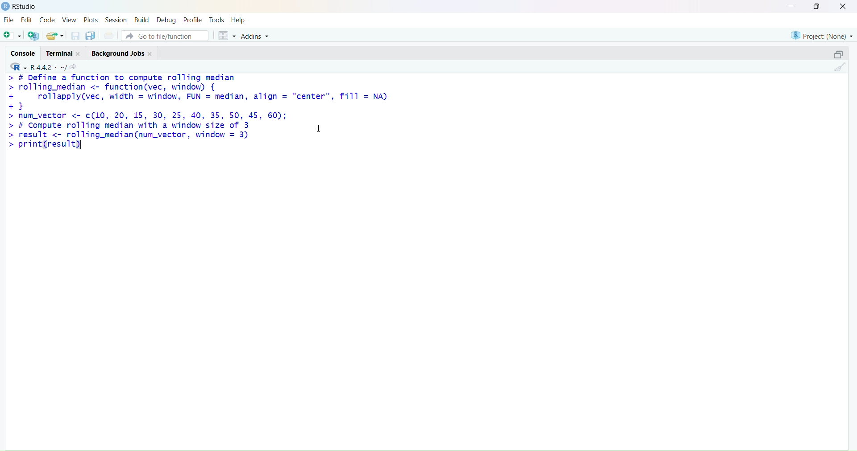 This screenshot has height=451, width=857. Describe the element at coordinates (843, 6) in the screenshot. I see `close` at that location.